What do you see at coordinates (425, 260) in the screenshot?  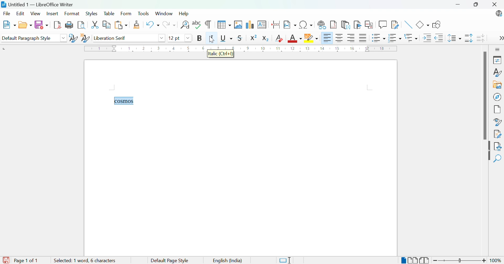 I see `Book view` at bounding box center [425, 260].